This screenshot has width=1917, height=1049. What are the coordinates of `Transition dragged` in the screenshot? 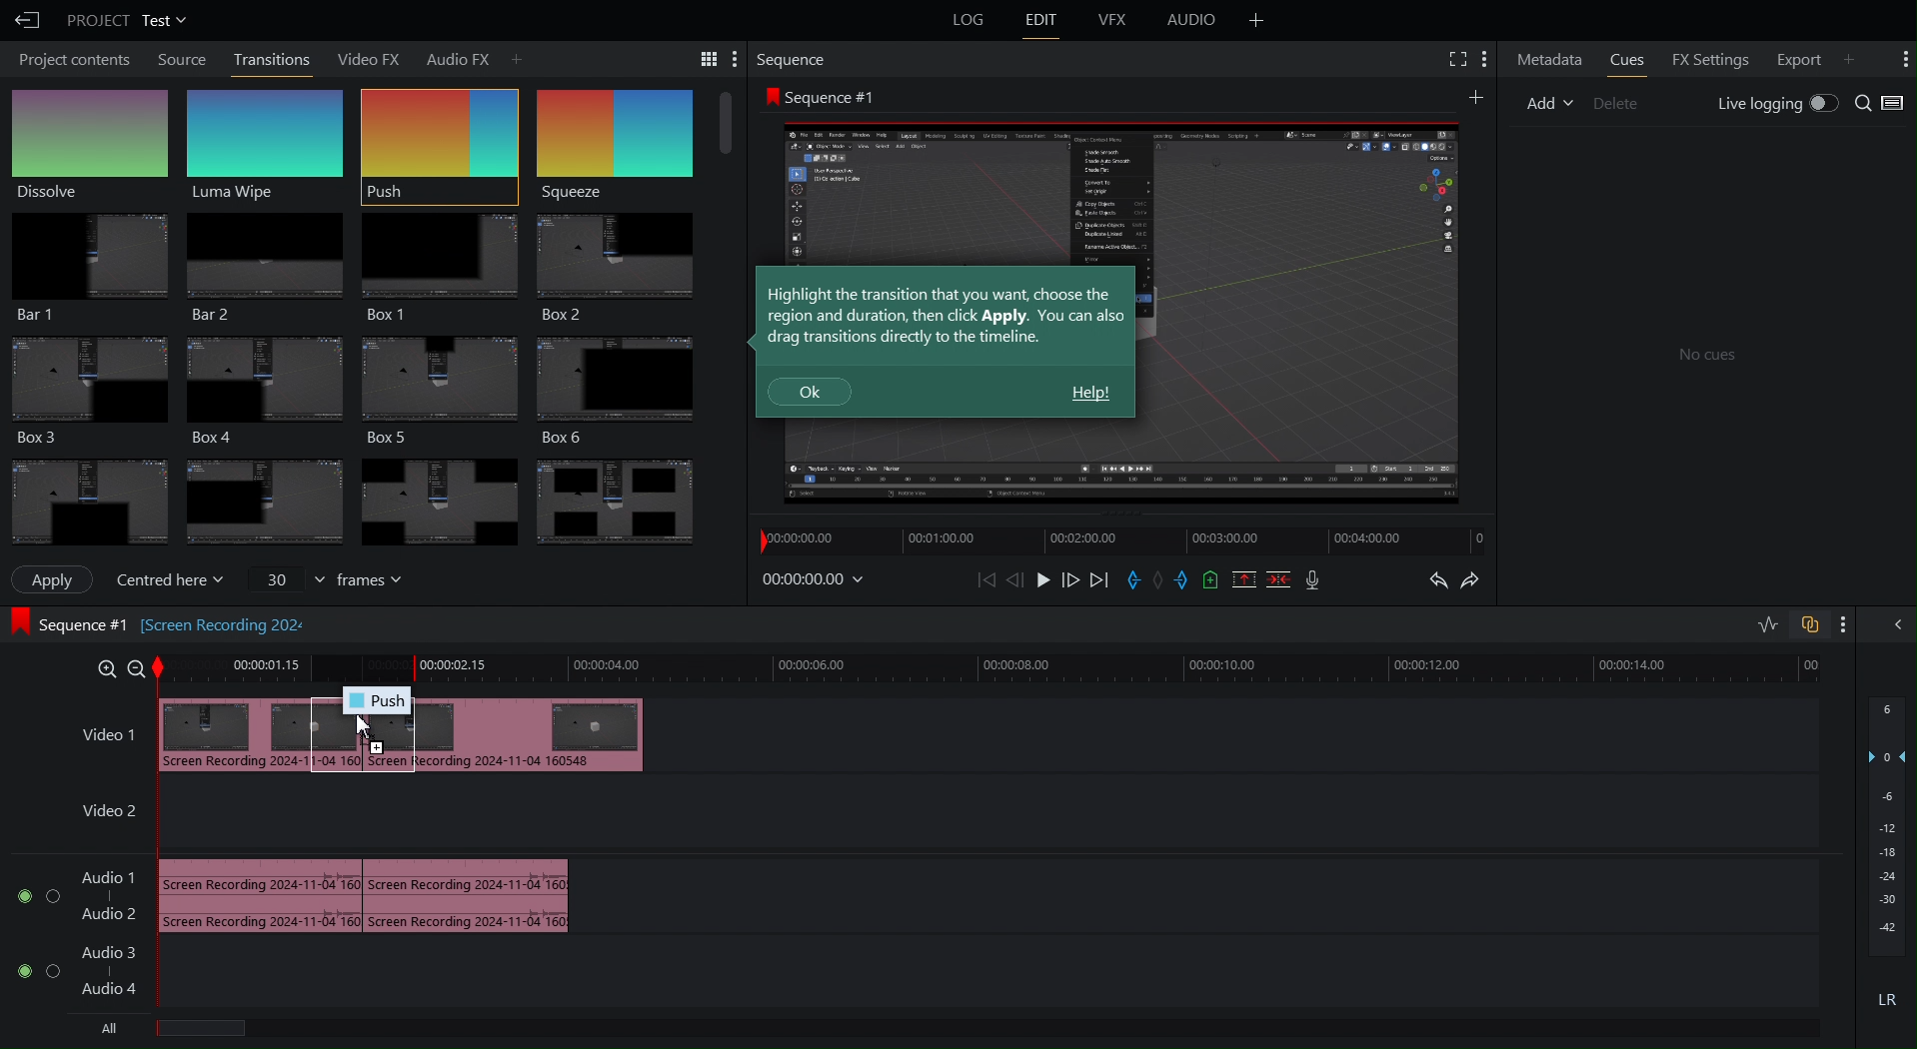 It's located at (420, 737).